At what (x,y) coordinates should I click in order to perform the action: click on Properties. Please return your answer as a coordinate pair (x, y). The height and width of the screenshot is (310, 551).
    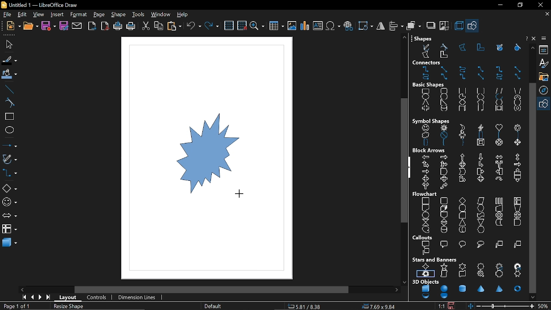
    Looking at the image, I should click on (545, 49).